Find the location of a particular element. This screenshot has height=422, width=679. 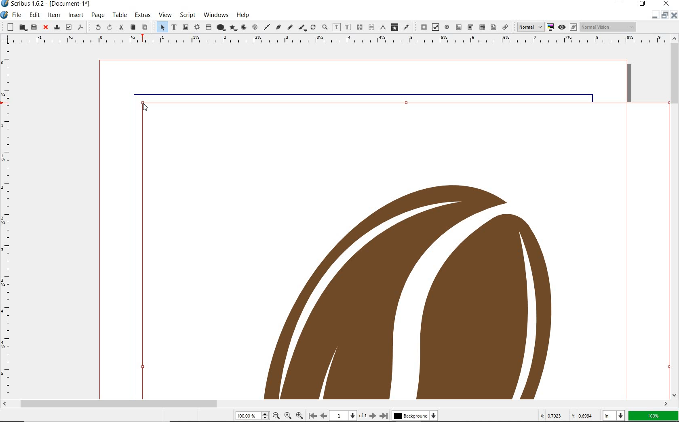

Cursor Position is located at coordinates (145, 107).